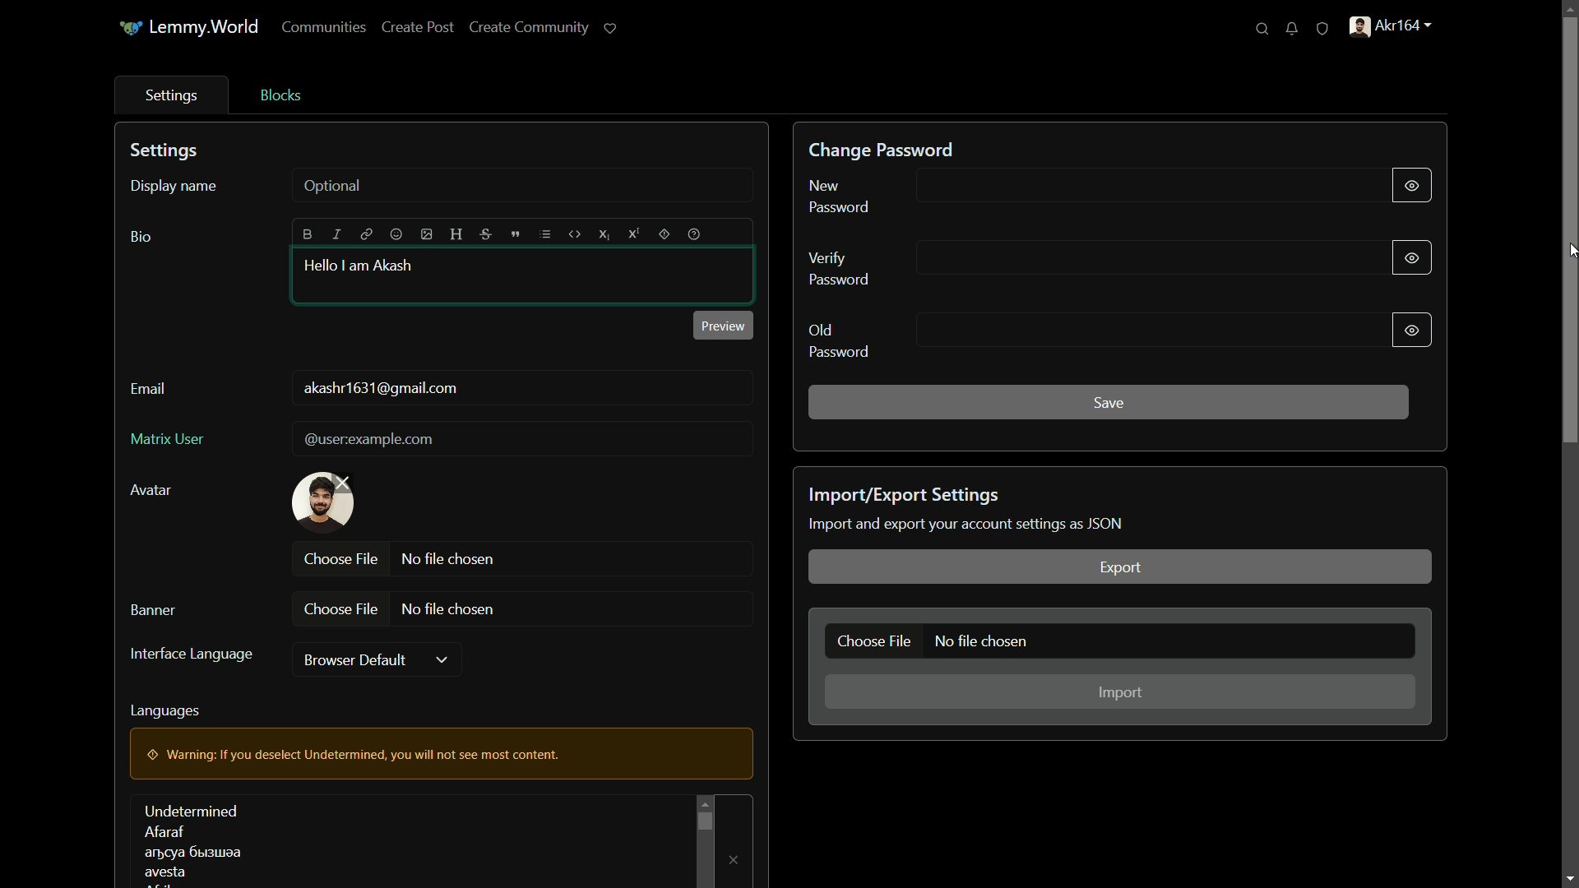 This screenshot has height=888, width=1579. Describe the element at coordinates (353, 659) in the screenshot. I see `browser default` at that location.